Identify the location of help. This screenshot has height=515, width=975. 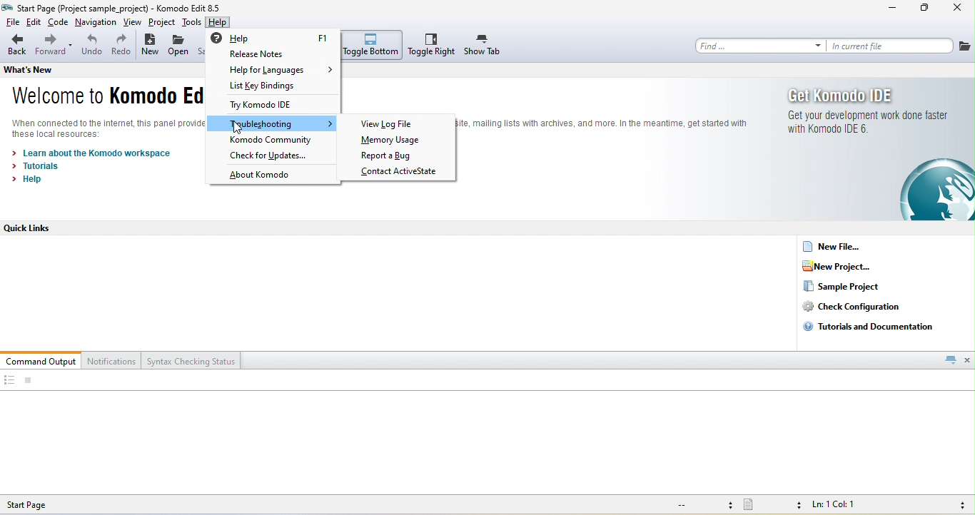
(218, 22).